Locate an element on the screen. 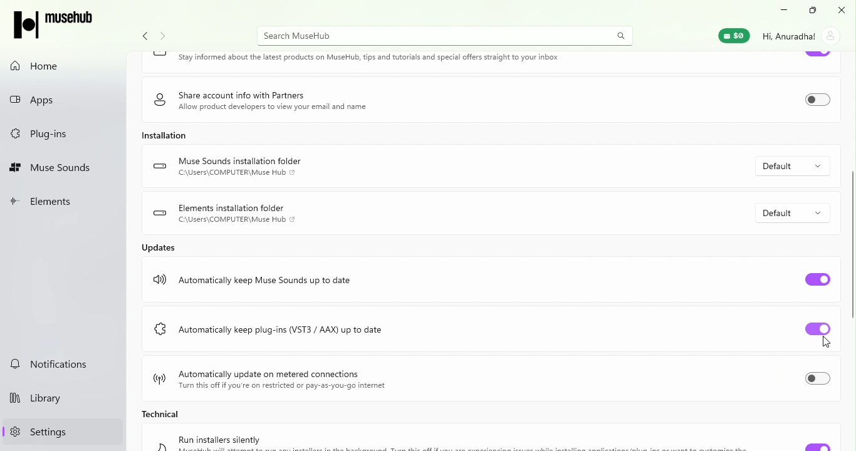 The height and width of the screenshot is (451, 856). Toggle is located at coordinates (818, 328).